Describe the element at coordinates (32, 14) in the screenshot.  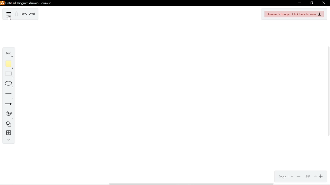
I see `Redo` at that location.